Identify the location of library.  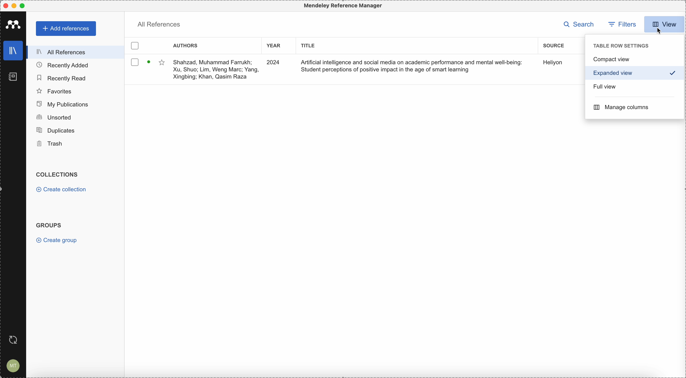
(13, 51).